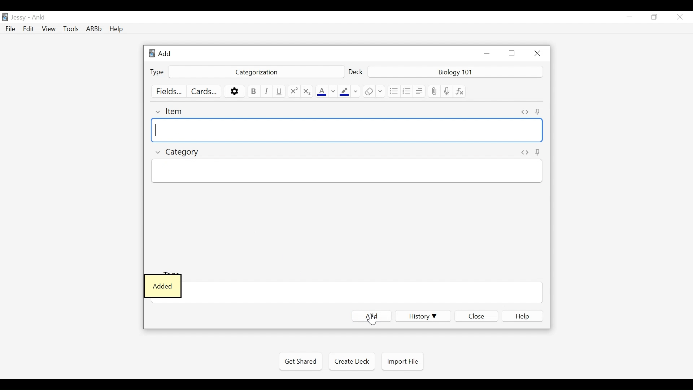  What do you see at coordinates (71, 29) in the screenshot?
I see `Tools` at bounding box center [71, 29].